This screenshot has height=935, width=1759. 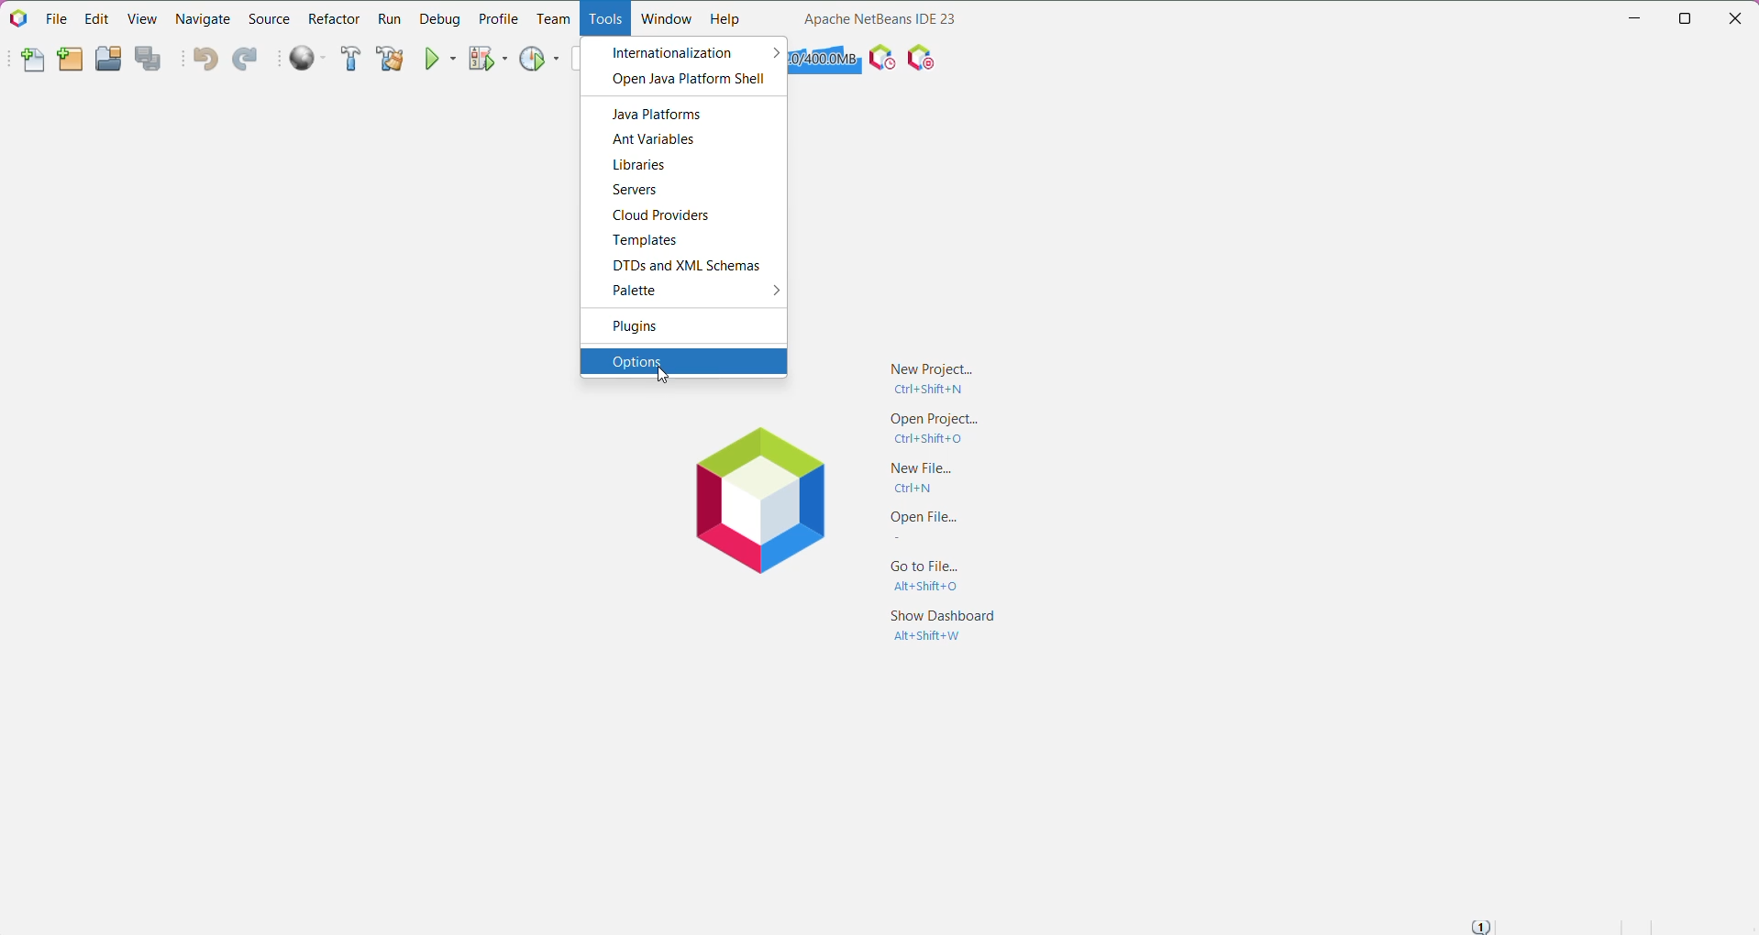 I want to click on New Project, so click(x=70, y=60).